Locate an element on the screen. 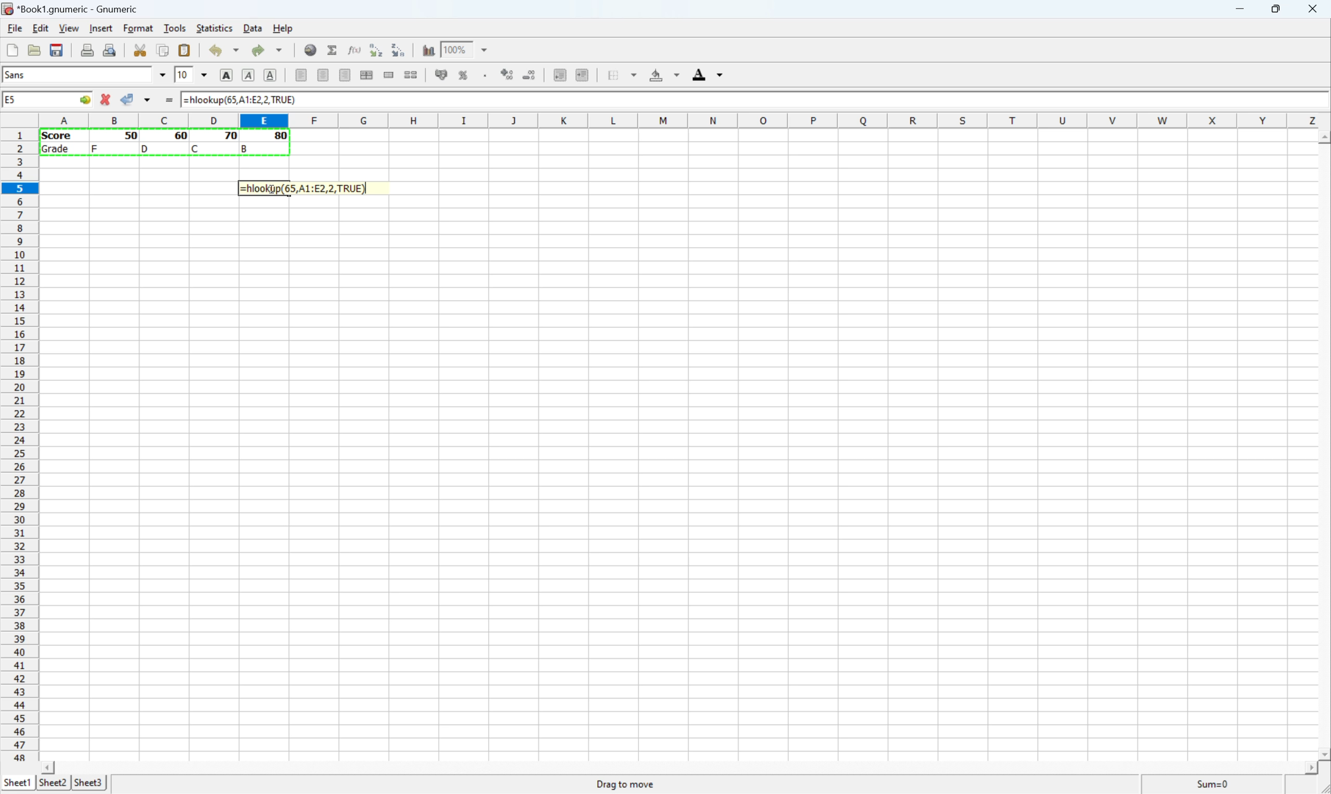 This screenshot has height=794, width=1331. Split Merged ranges of cell is located at coordinates (409, 77).